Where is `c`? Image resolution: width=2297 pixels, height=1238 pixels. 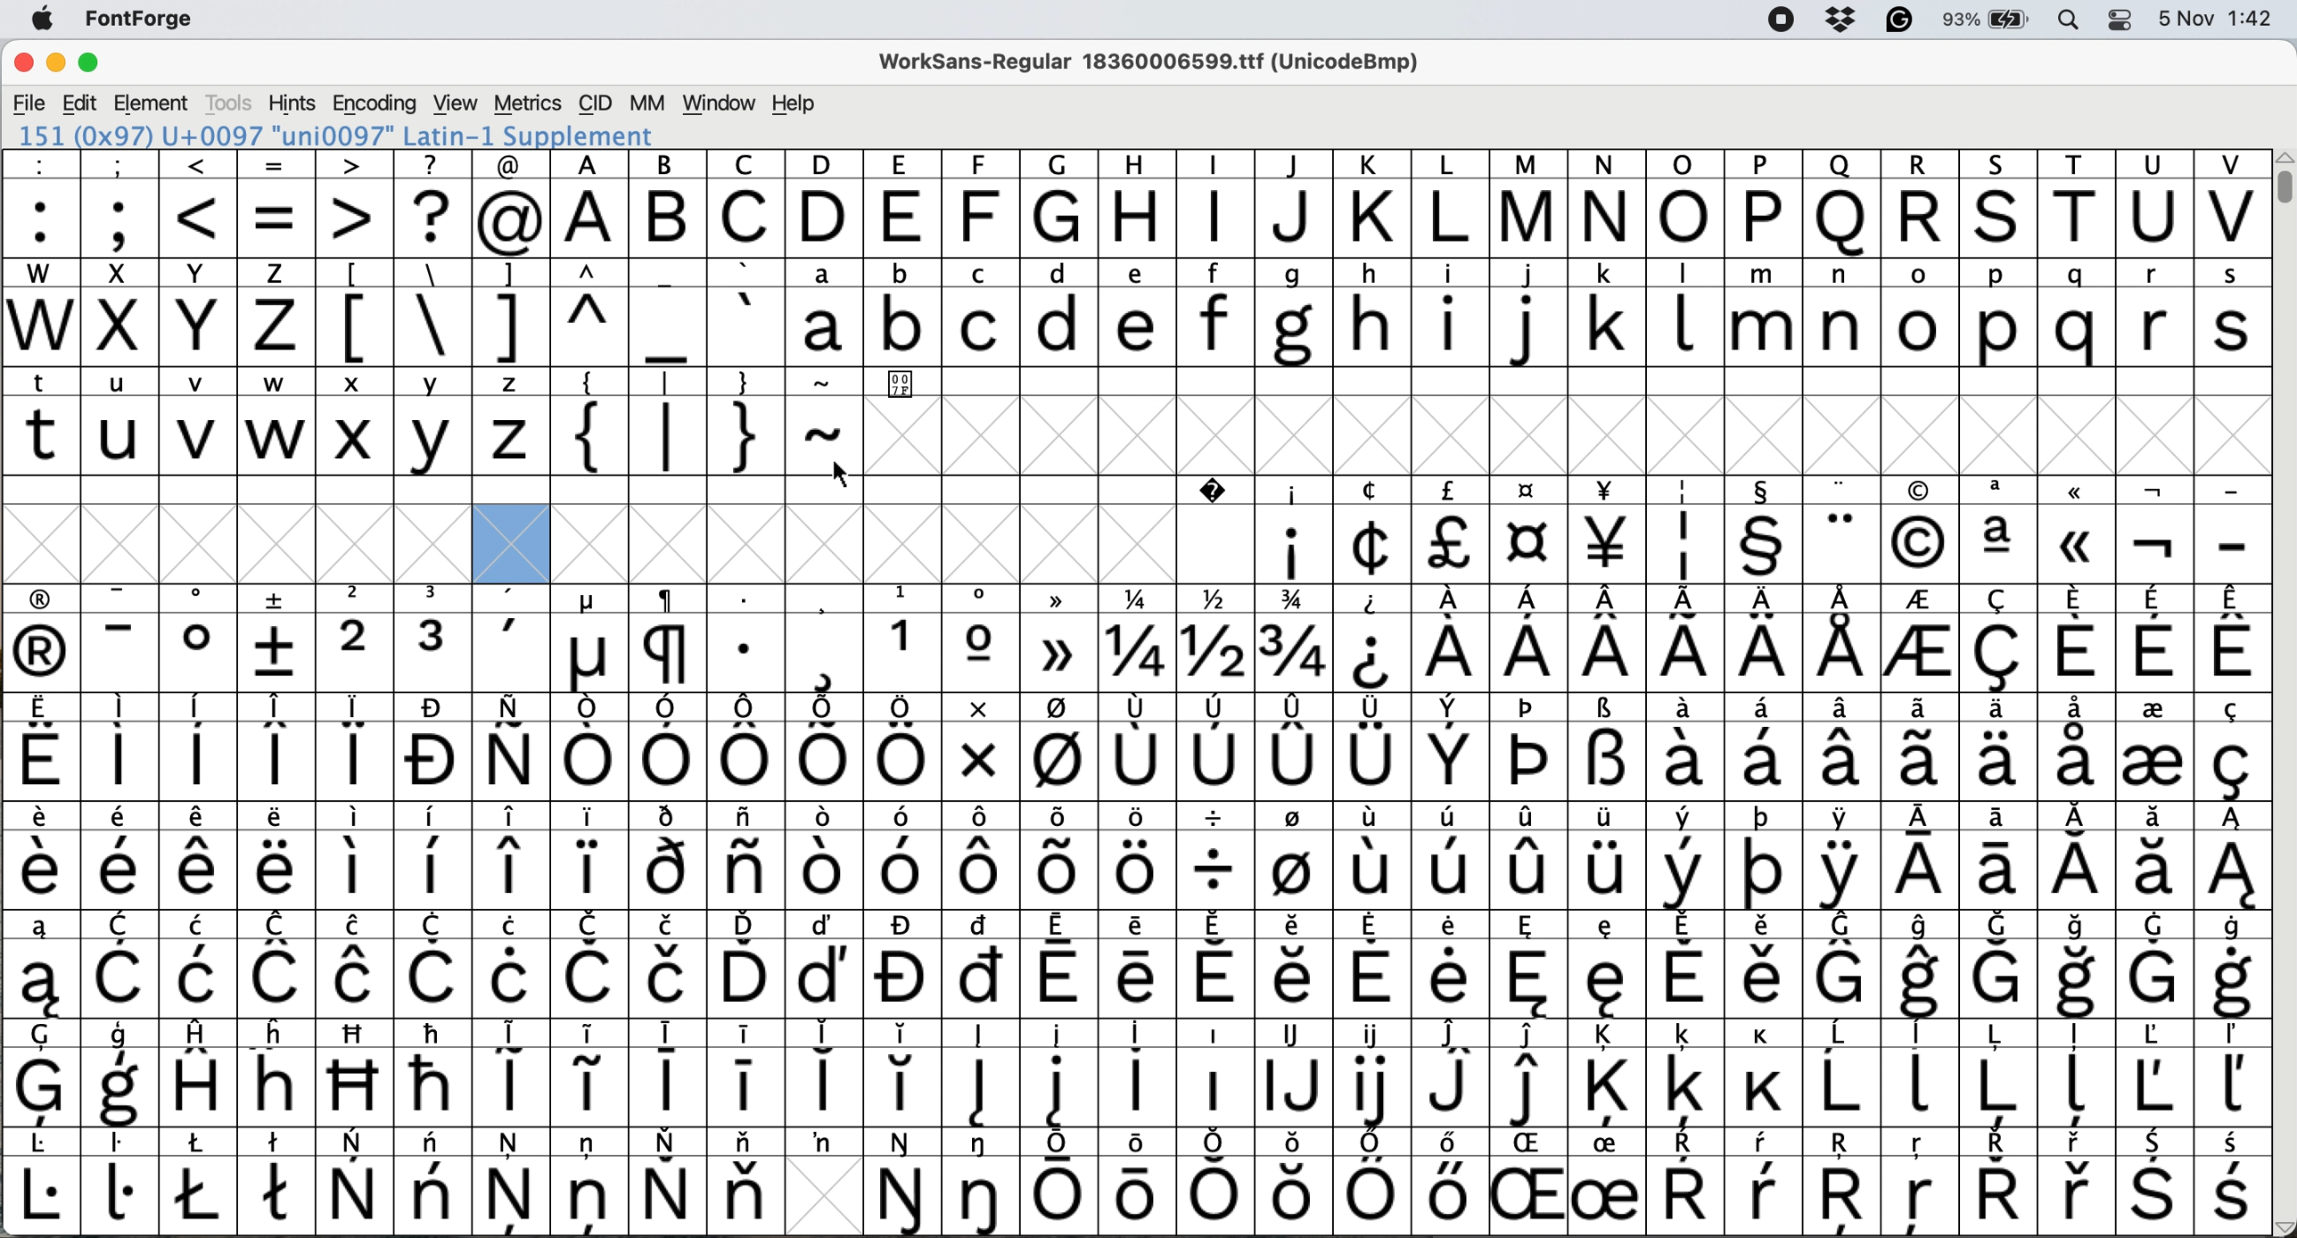 c is located at coordinates (984, 314).